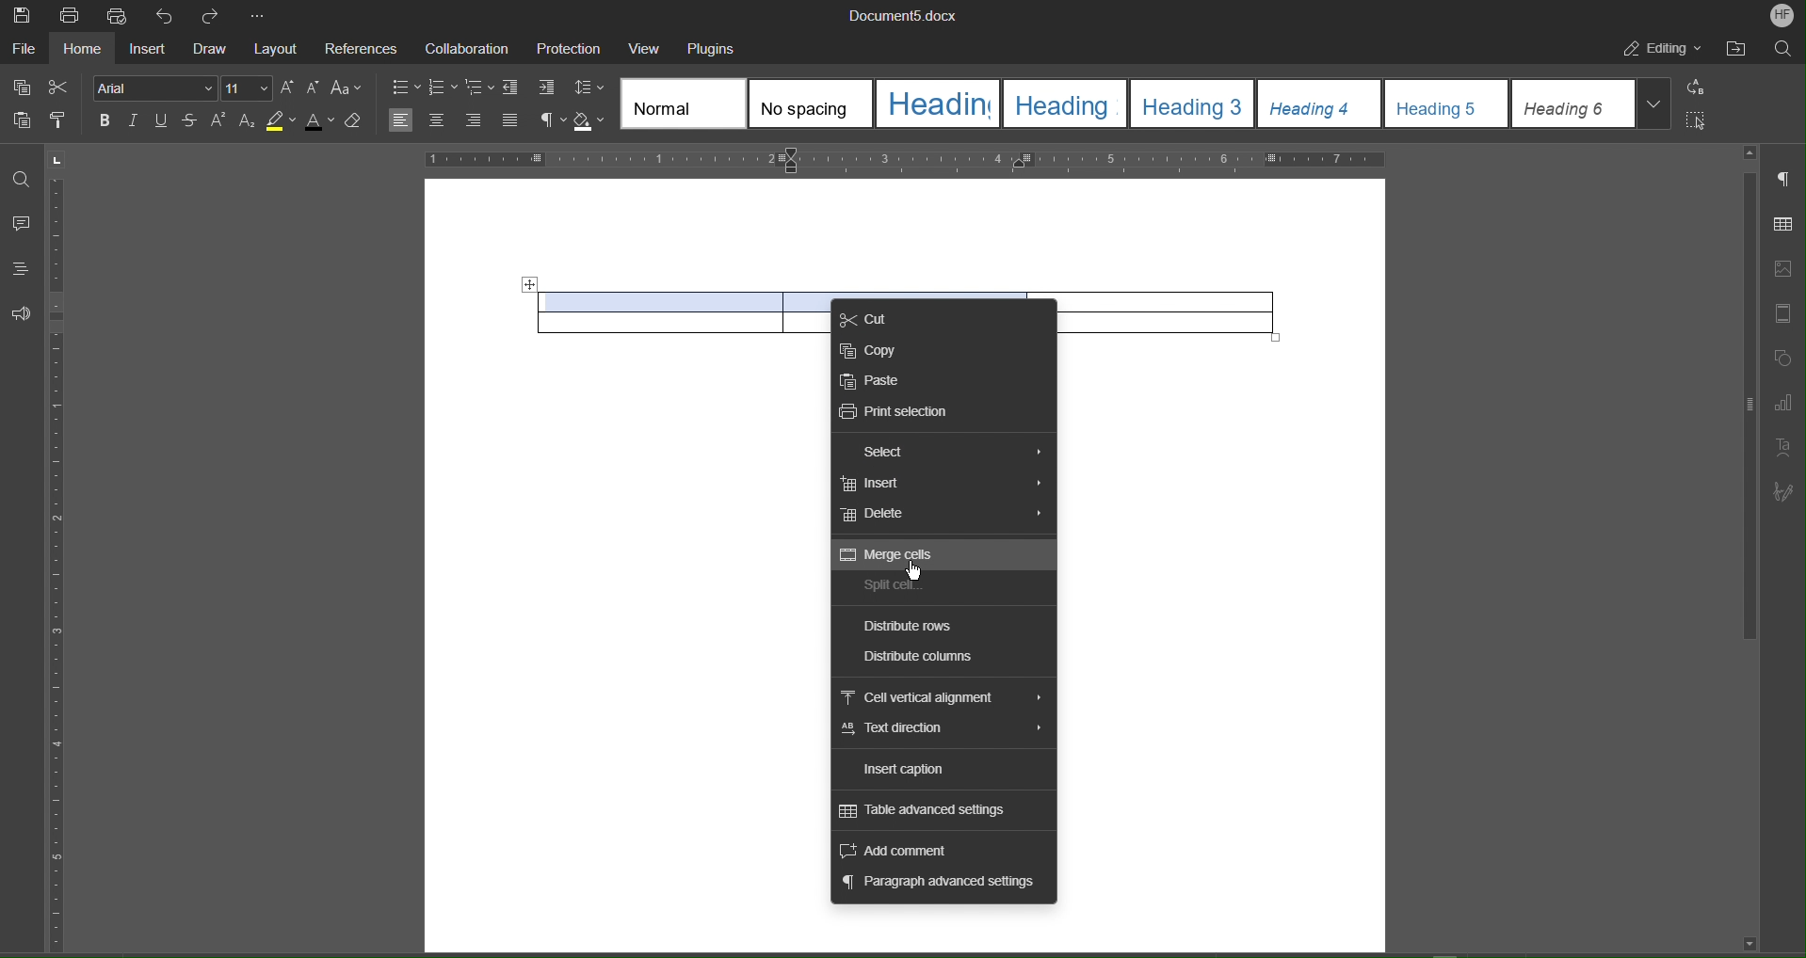 This screenshot has height=958, width=1806. What do you see at coordinates (1068, 104) in the screenshot?
I see `heading 2` at bounding box center [1068, 104].